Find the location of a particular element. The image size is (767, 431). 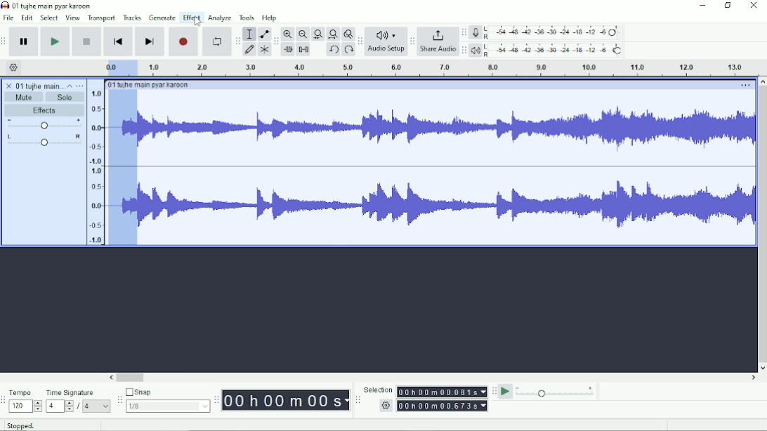

Audacity share audio toolbar is located at coordinates (412, 42).